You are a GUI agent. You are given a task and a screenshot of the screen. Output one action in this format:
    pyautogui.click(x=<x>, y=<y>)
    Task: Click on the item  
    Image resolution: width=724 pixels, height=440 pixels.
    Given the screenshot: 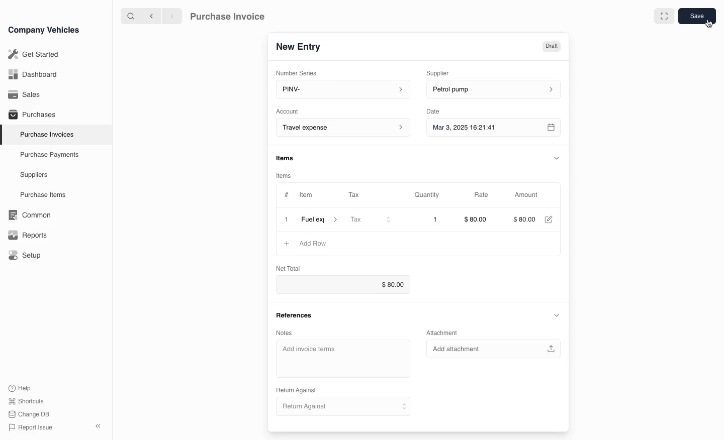 What is the action you would take?
    pyautogui.click(x=319, y=221)
    